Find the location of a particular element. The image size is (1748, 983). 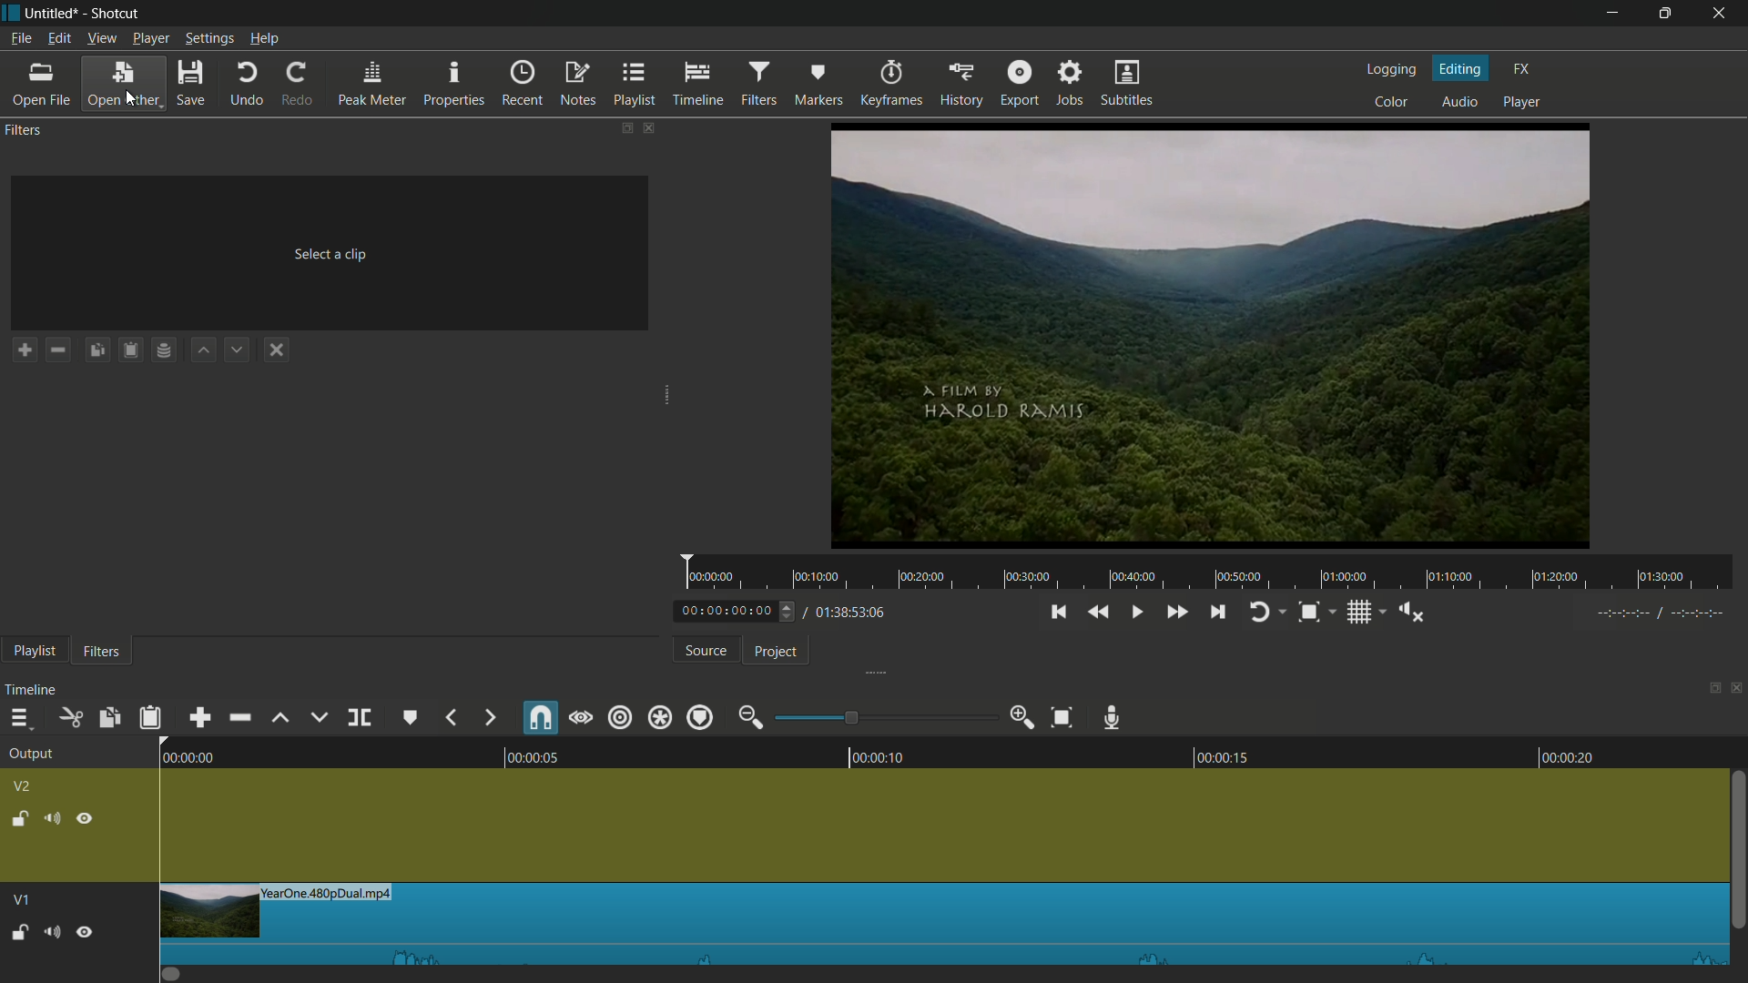

redo is located at coordinates (299, 84).